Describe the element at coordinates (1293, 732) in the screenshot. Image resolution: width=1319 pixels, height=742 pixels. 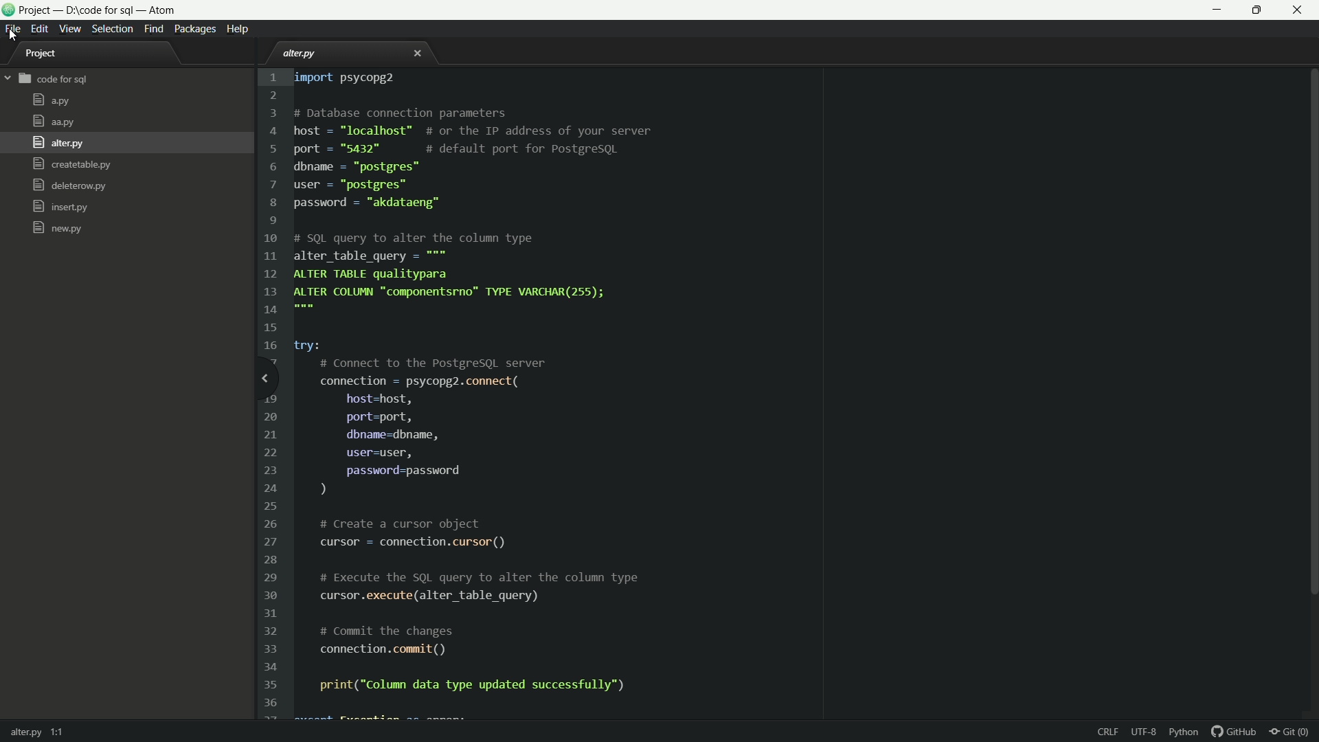
I see `git (0)` at that location.